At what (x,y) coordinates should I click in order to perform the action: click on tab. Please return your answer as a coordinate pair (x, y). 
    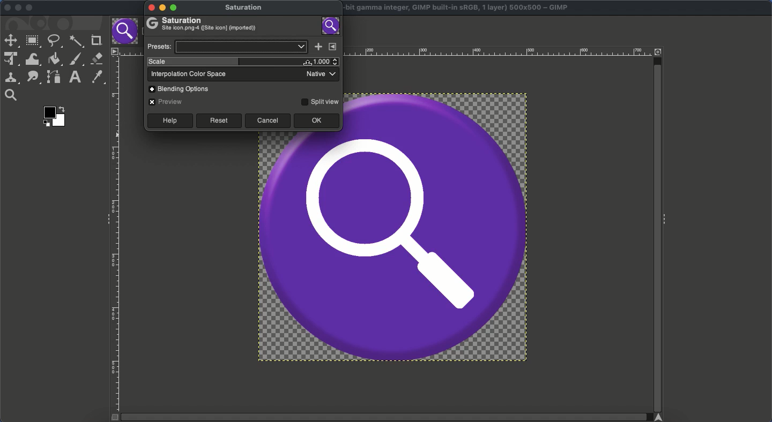
    Looking at the image, I should click on (126, 32).